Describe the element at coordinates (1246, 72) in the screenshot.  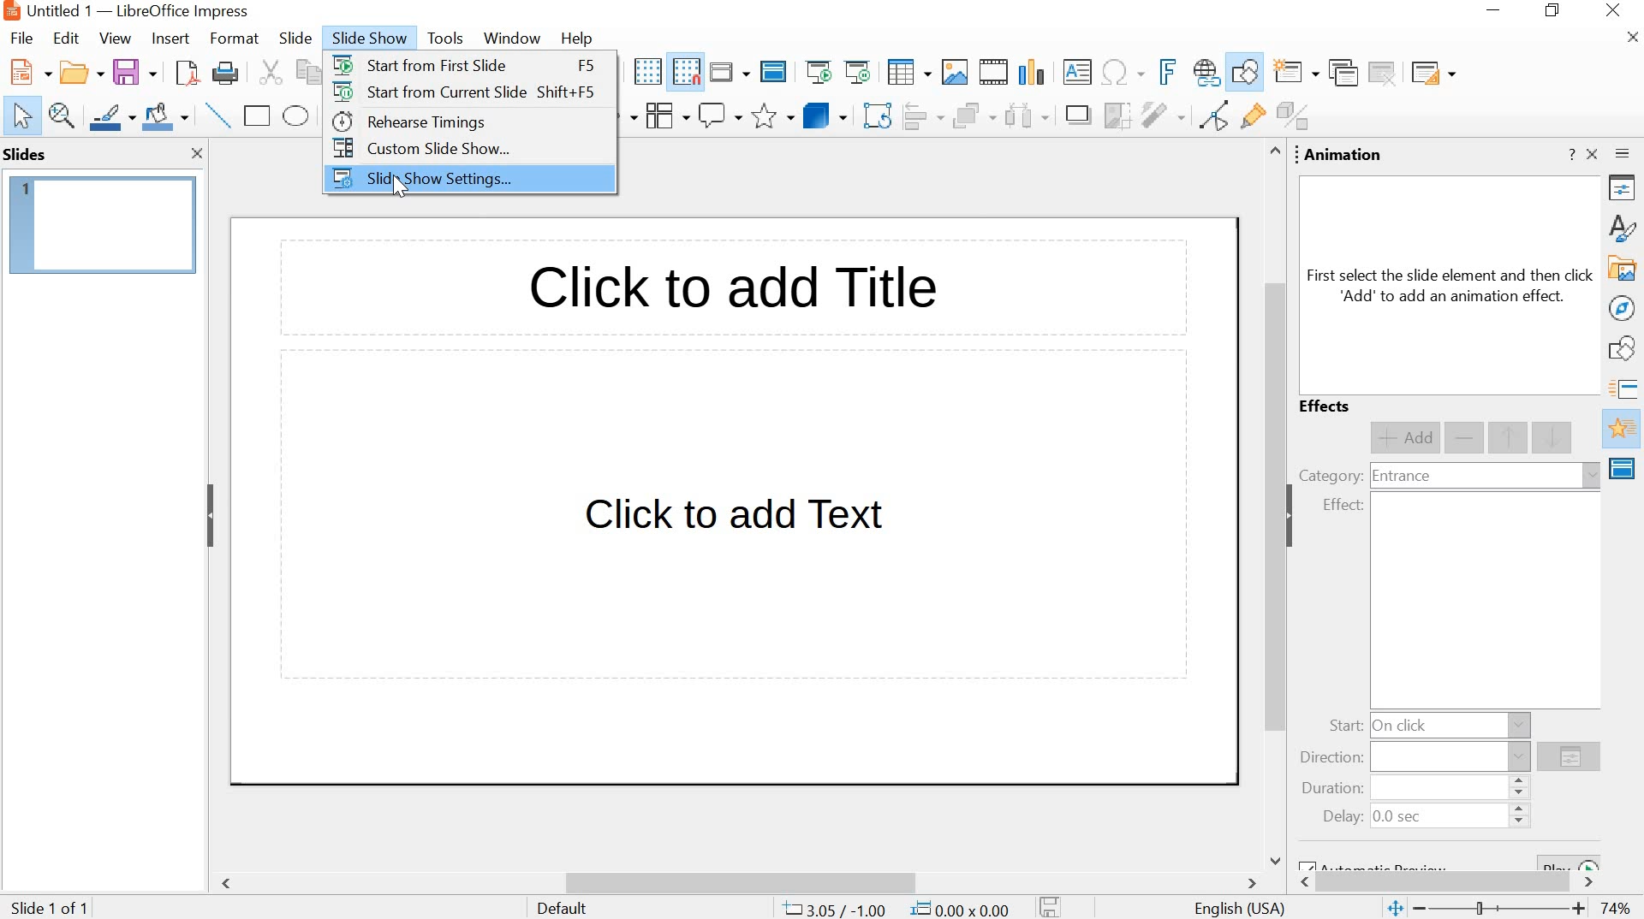
I see `show draw functions` at that location.